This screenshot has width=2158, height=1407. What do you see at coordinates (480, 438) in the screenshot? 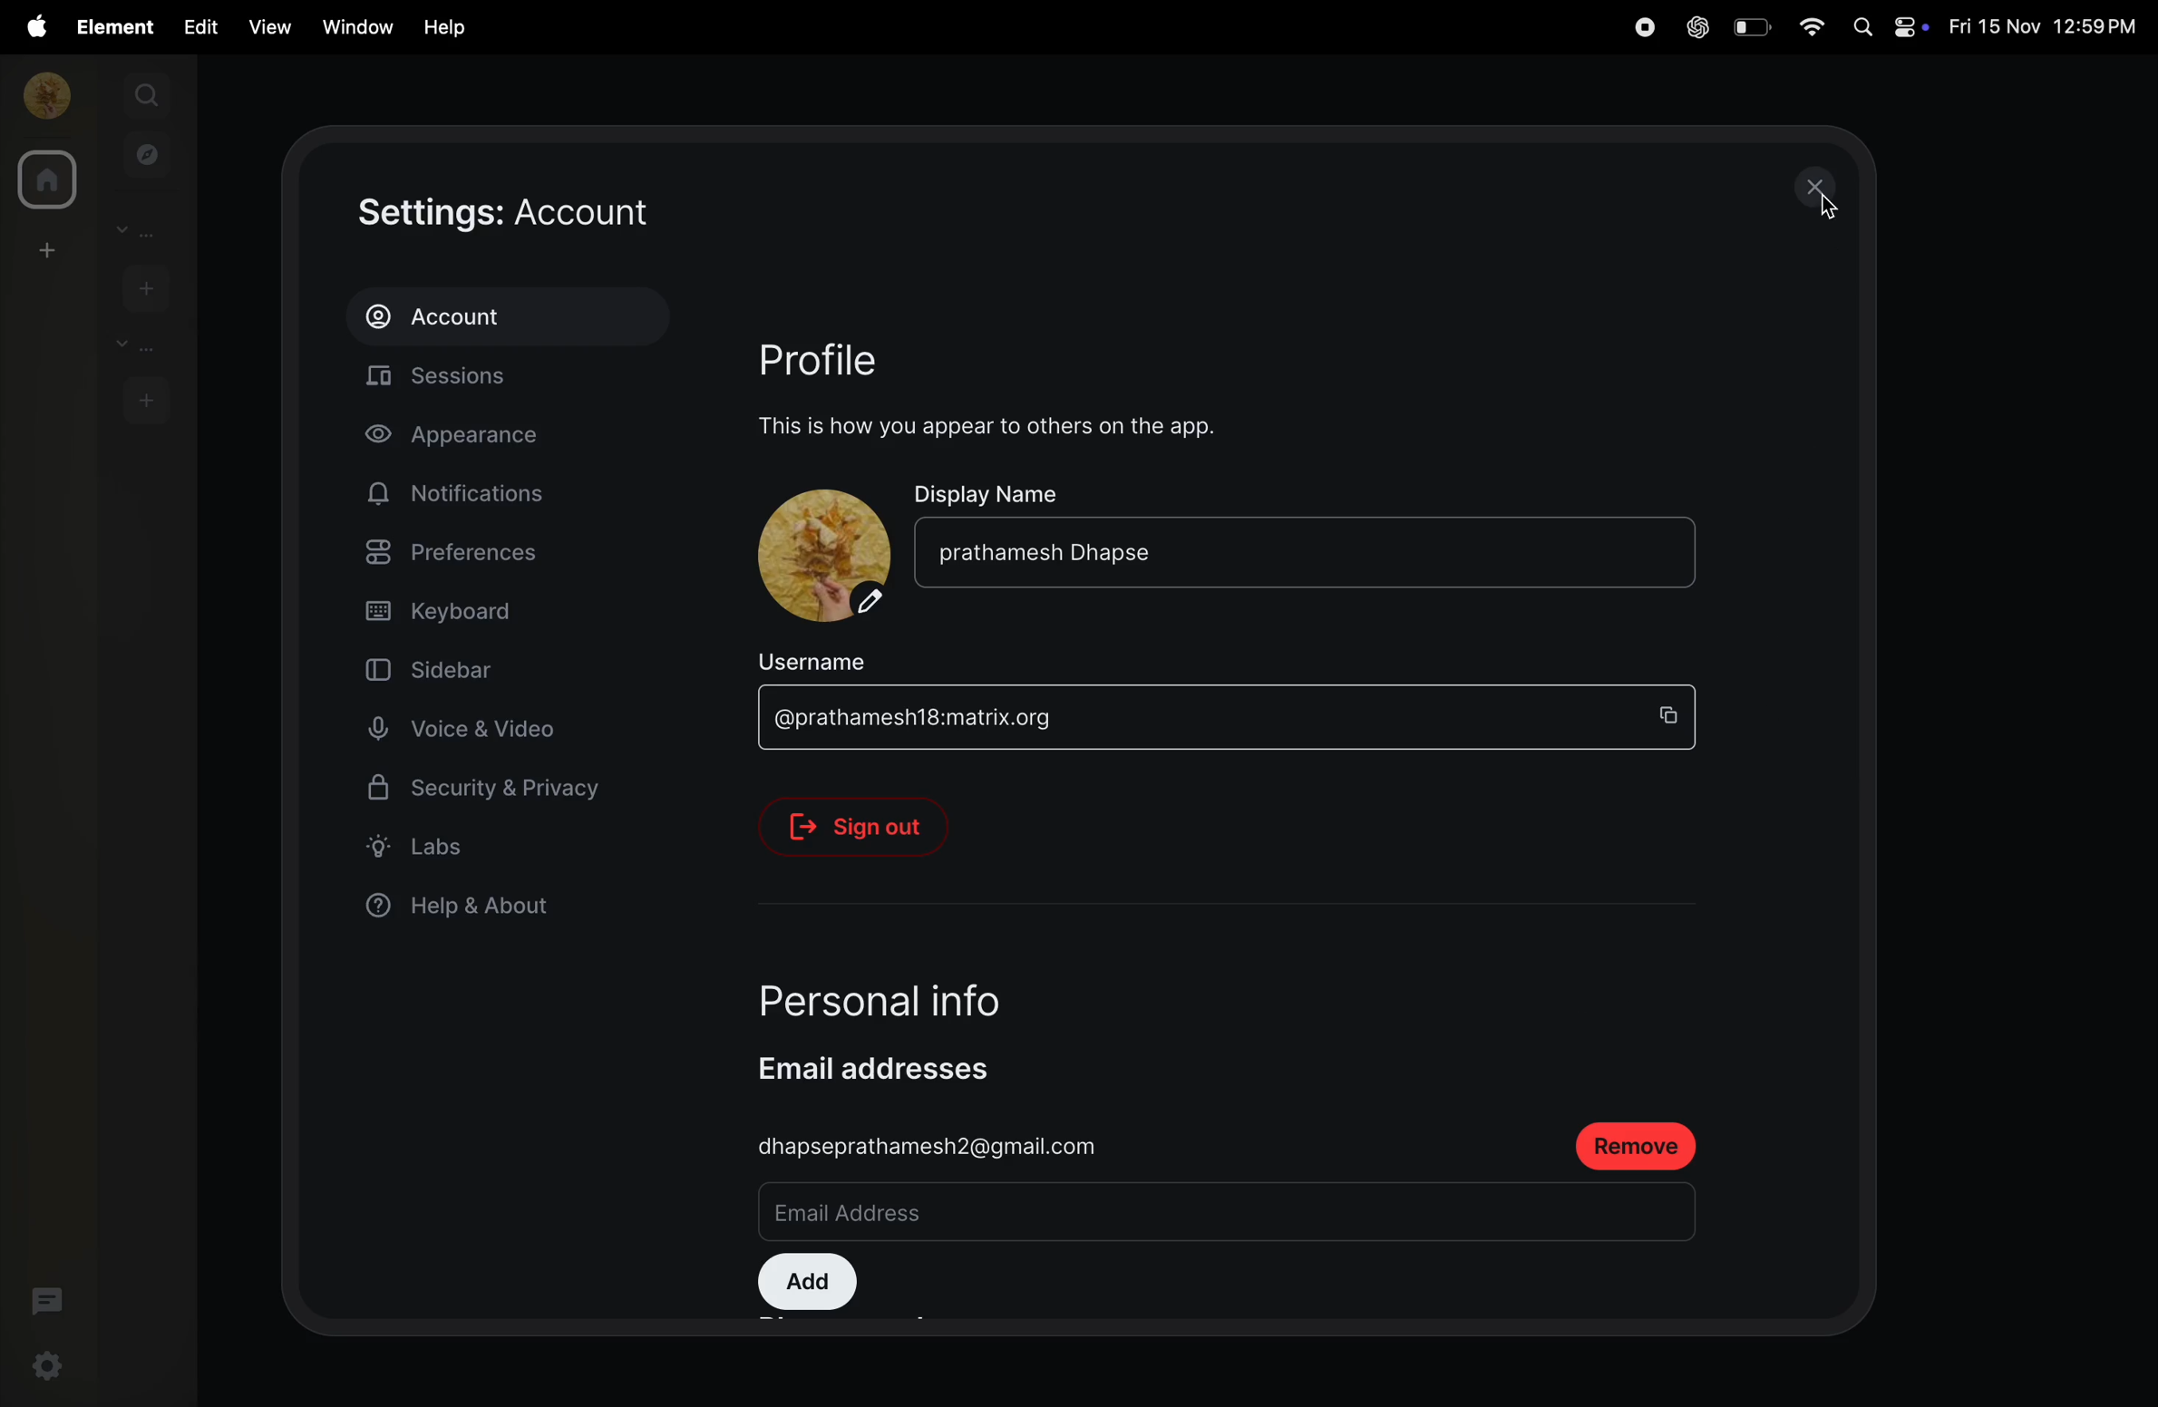
I see `apperance` at bounding box center [480, 438].